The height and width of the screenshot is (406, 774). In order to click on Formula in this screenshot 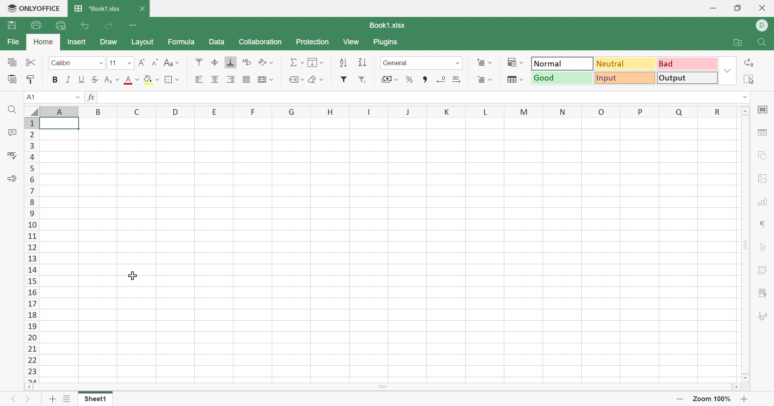, I will do `click(183, 41)`.